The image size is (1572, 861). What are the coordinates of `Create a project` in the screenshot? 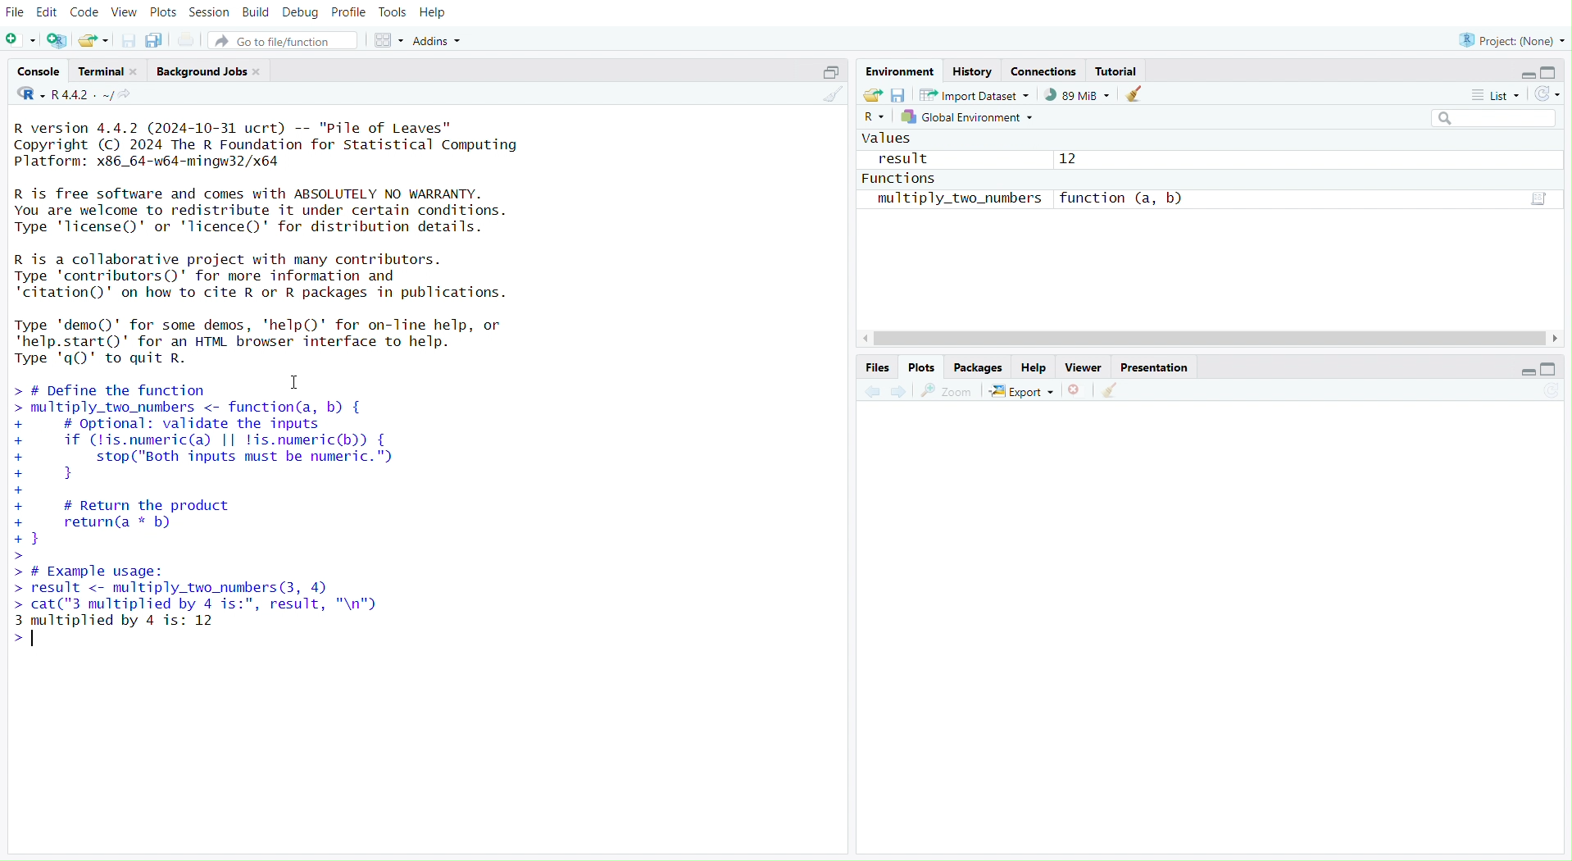 It's located at (58, 37).